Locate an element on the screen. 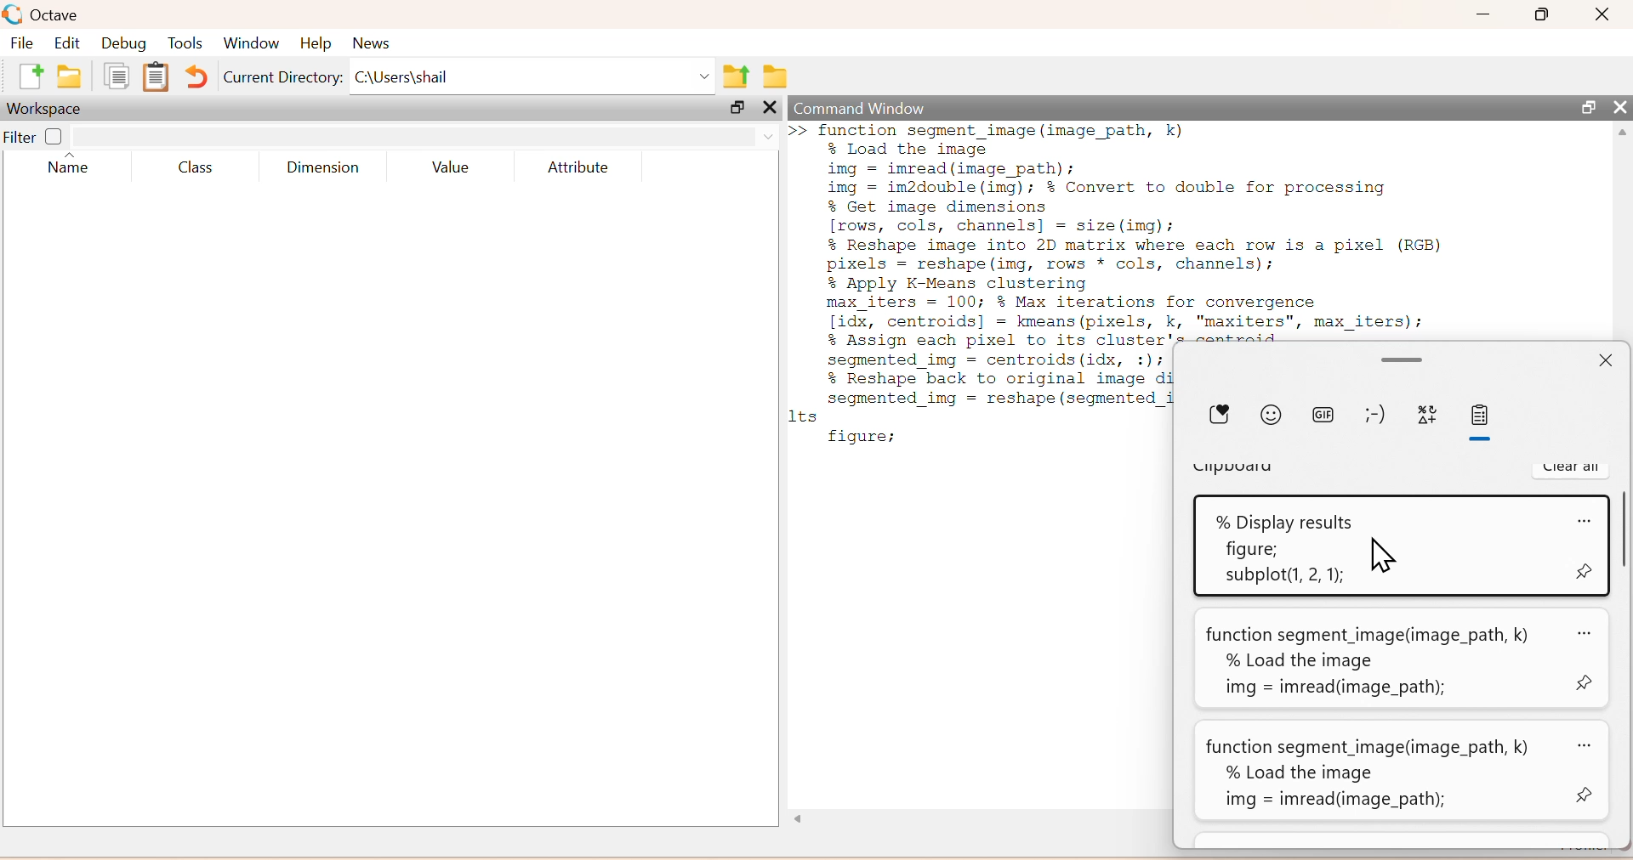 The width and height of the screenshot is (1633, 860). scroll up is located at coordinates (1620, 134).